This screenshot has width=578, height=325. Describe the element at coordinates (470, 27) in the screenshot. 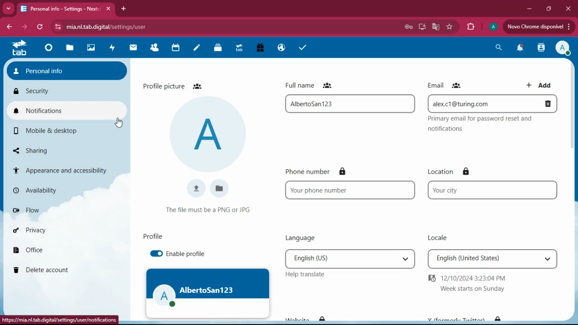

I see `extensions` at that location.